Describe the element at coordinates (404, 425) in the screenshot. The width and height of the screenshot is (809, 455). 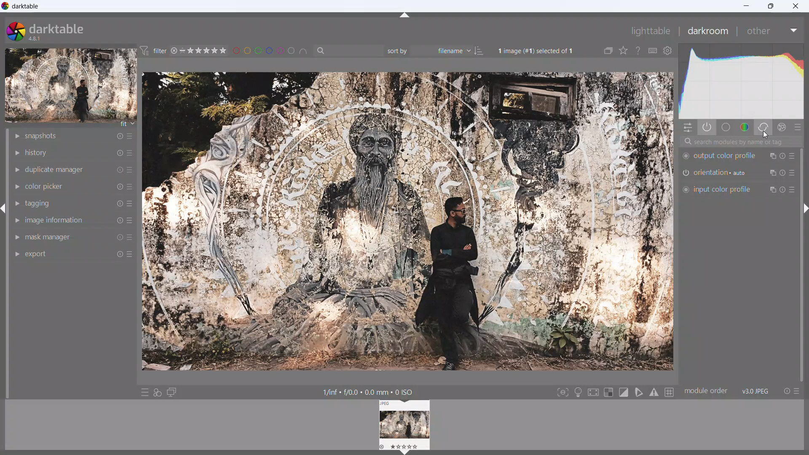
I see `lighttable preview` at that location.